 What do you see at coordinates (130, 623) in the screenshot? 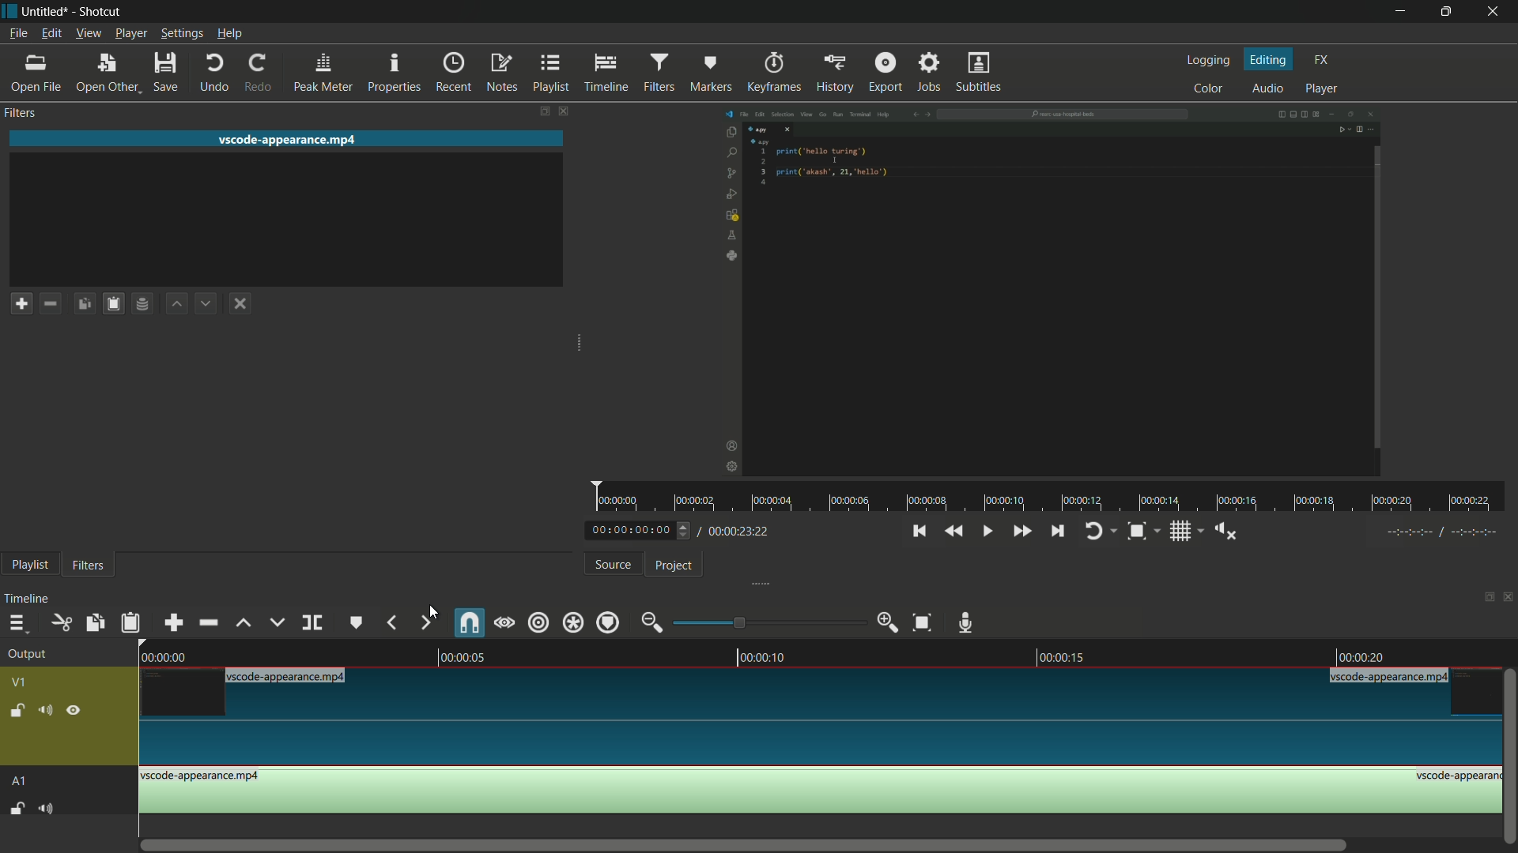
I see `paste` at bounding box center [130, 623].